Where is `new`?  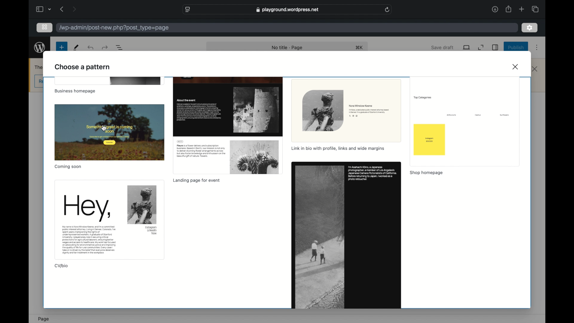
new is located at coordinates (61, 48).